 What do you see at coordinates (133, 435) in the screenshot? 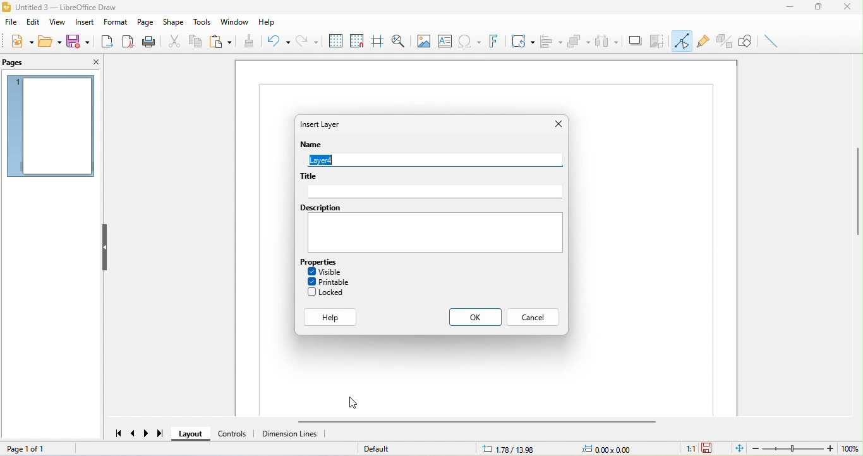
I see `previous page` at bounding box center [133, 435].